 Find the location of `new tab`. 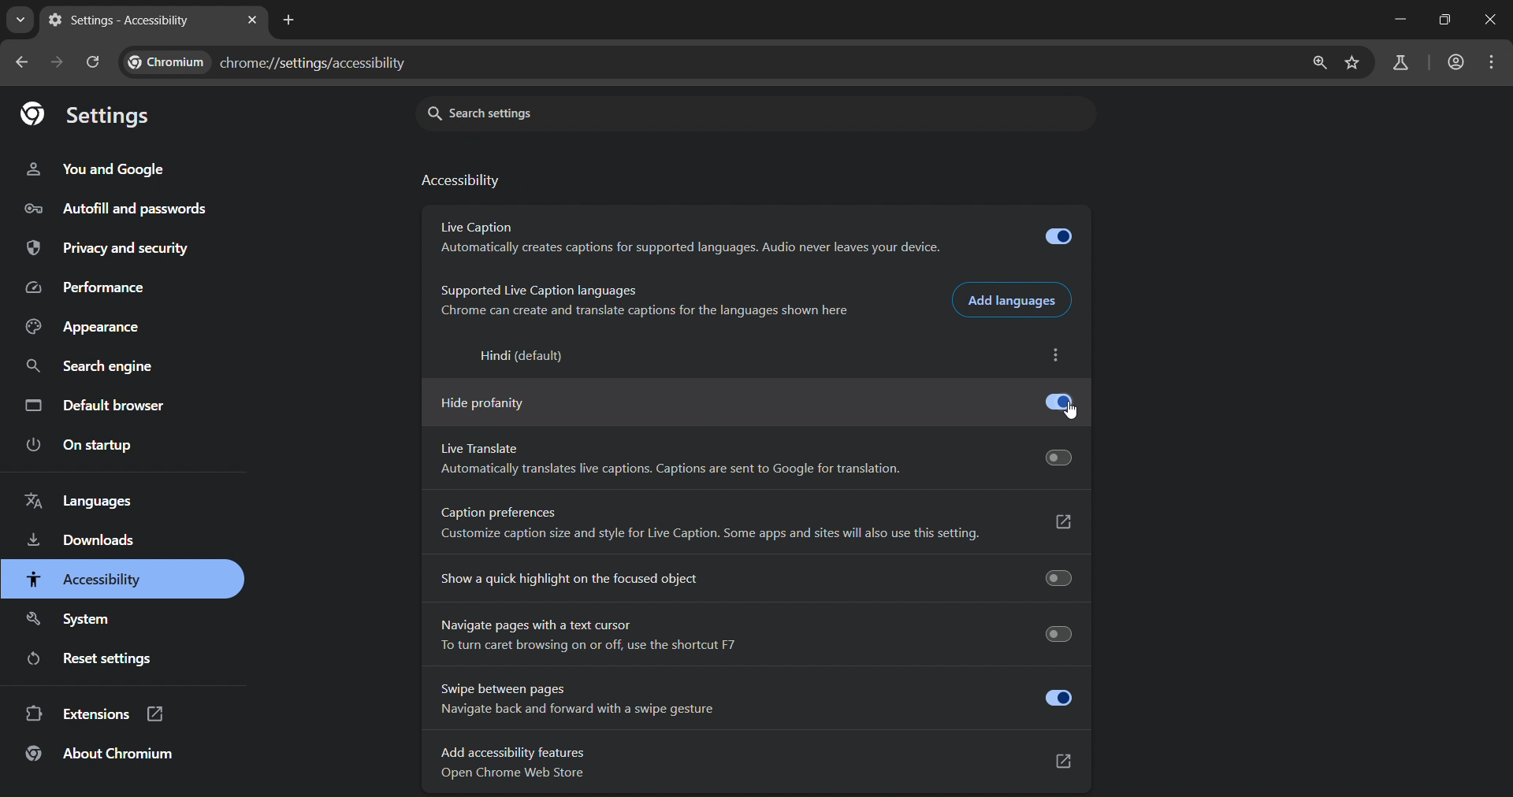

new tab is located at coordinates (289, 21).